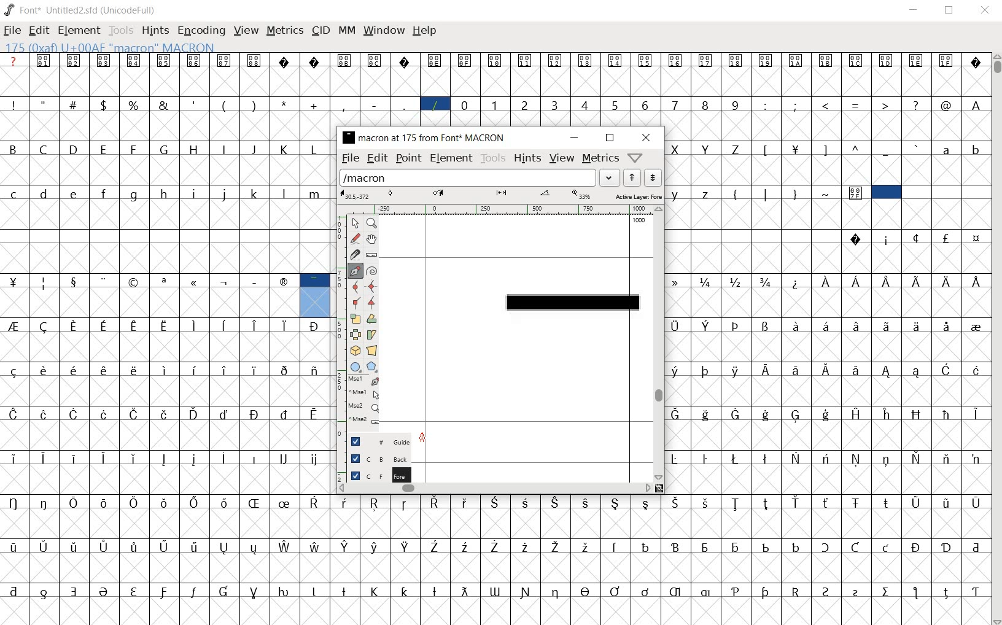  I want to click on Symbol, so click(827, 591).